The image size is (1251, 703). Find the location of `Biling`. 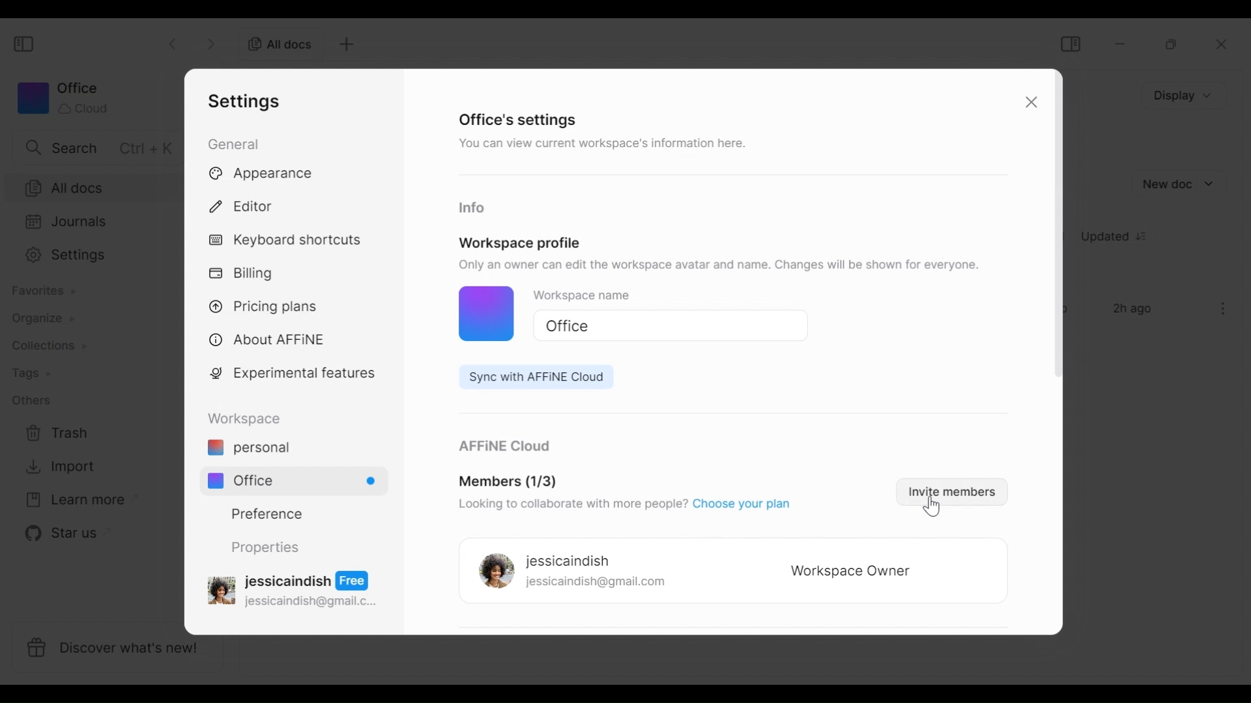

Biling is located at coordinates (244, 274).